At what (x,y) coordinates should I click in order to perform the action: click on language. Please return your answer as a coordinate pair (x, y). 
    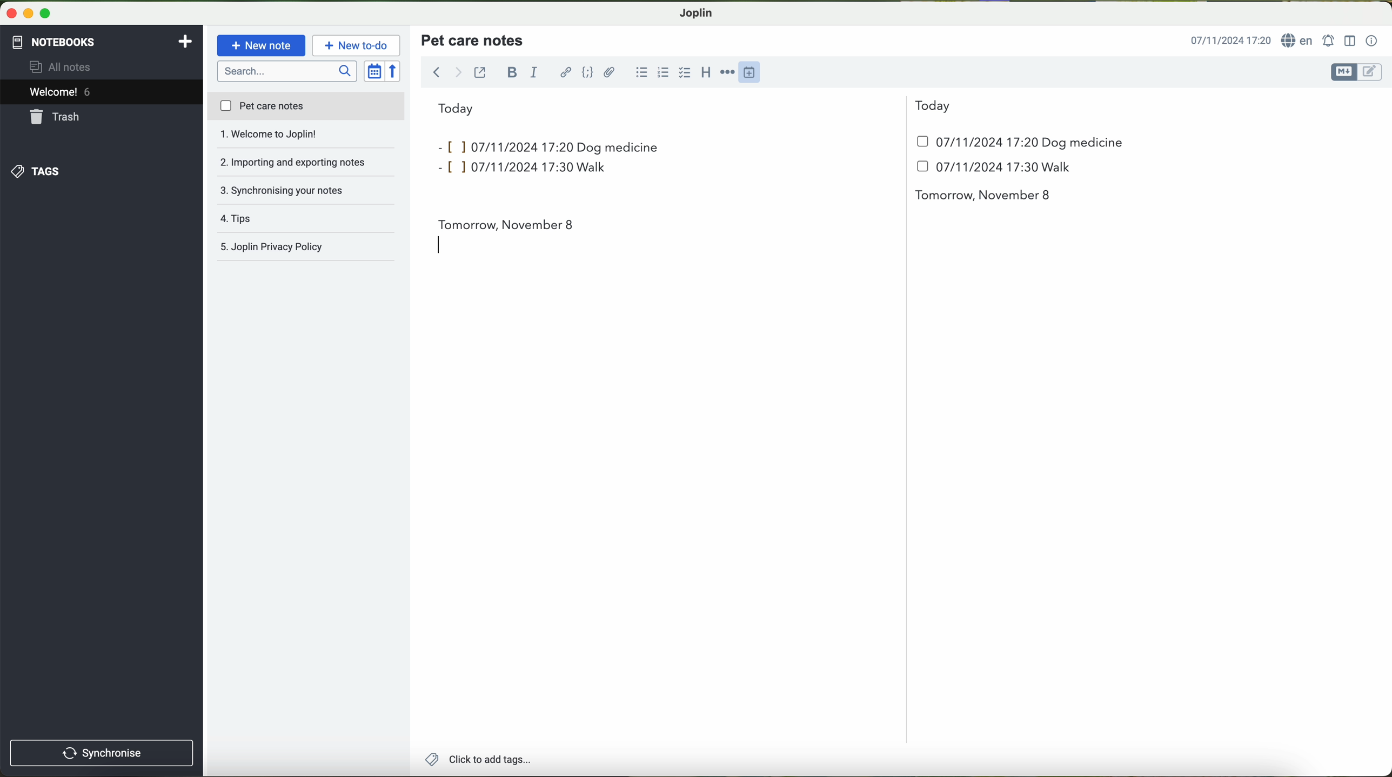
    Looking at the image, I should click on (1299, 41).